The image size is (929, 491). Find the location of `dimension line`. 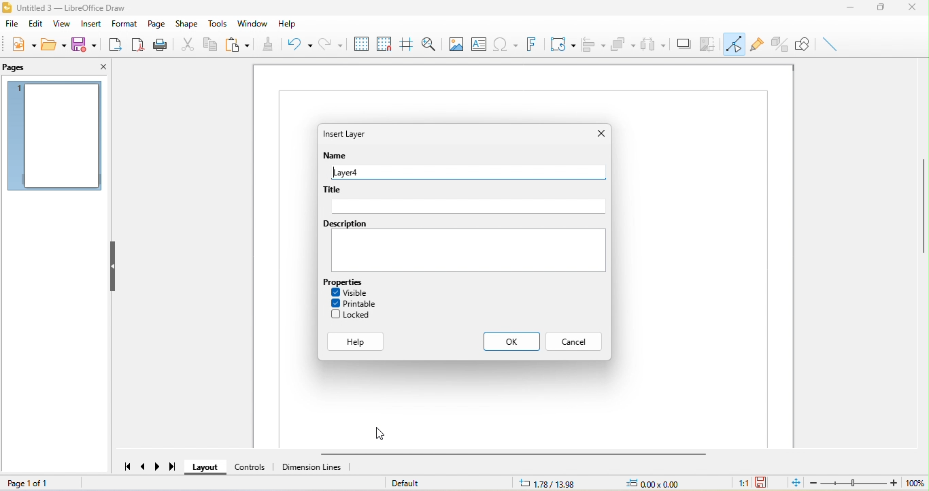

dimension line is located at coordinates (319, 469).